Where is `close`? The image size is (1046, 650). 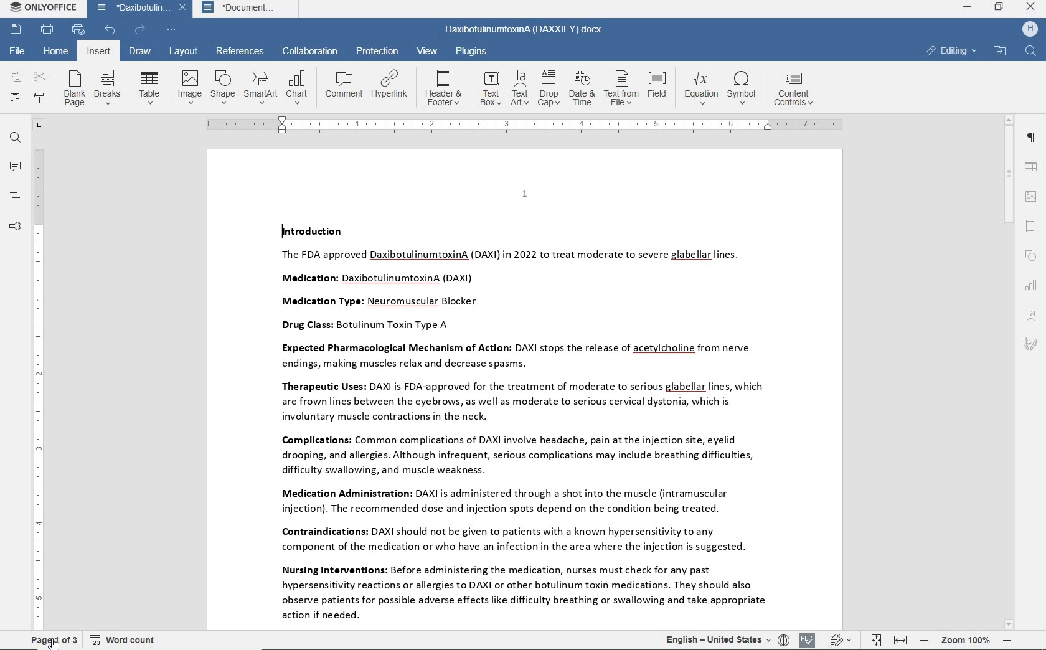 close is located at coordinates (182, 8).